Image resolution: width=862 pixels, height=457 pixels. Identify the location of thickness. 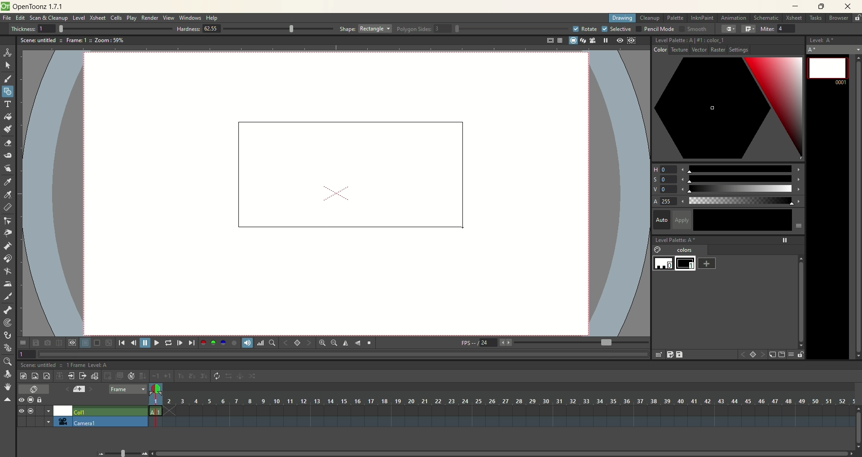
(88, 28).